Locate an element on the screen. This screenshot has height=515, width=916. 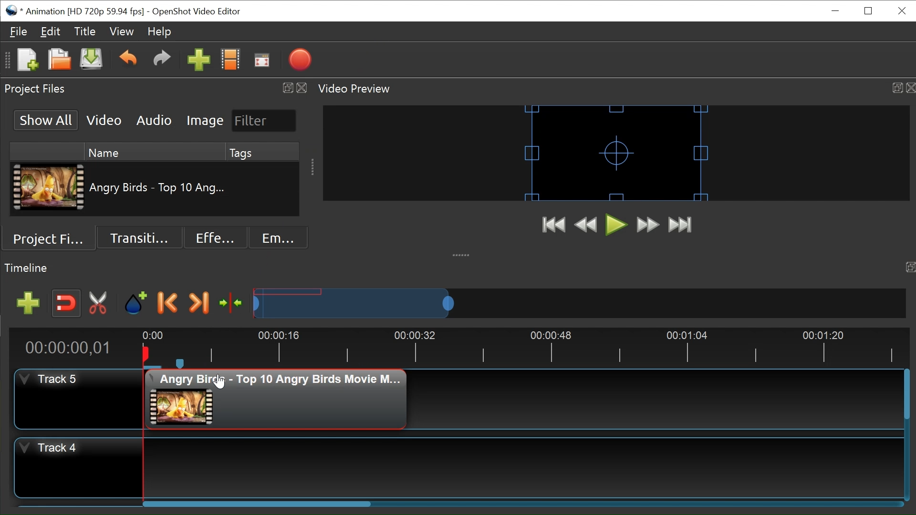
Transition is located at coordinates (139, 237).